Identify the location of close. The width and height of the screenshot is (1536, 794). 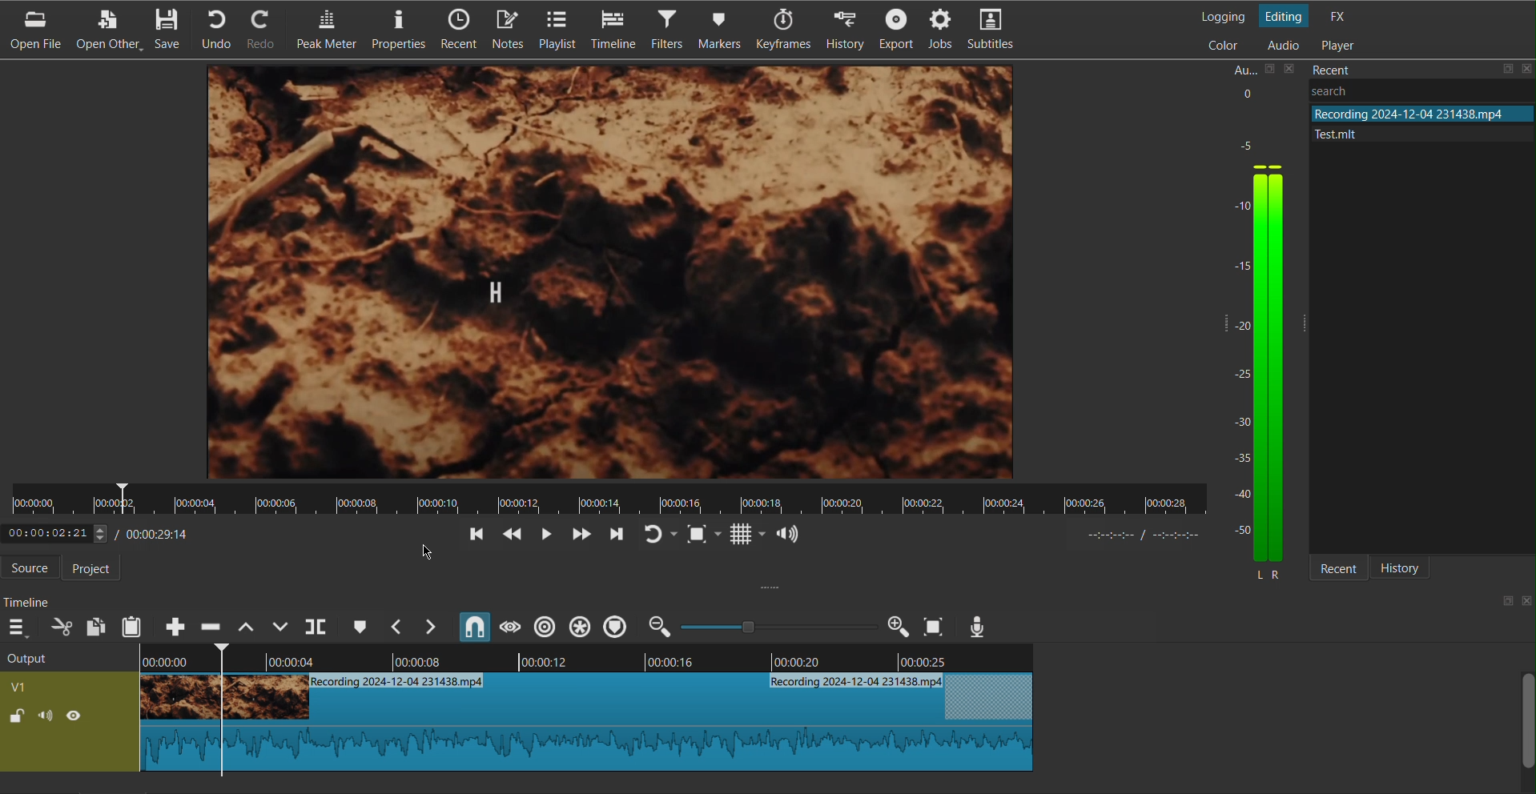
(1526, 601).